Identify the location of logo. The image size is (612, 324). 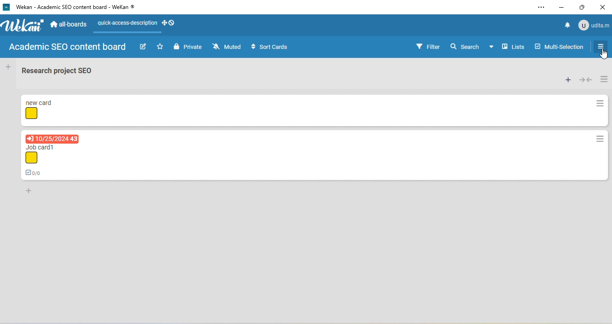
(25, 26).